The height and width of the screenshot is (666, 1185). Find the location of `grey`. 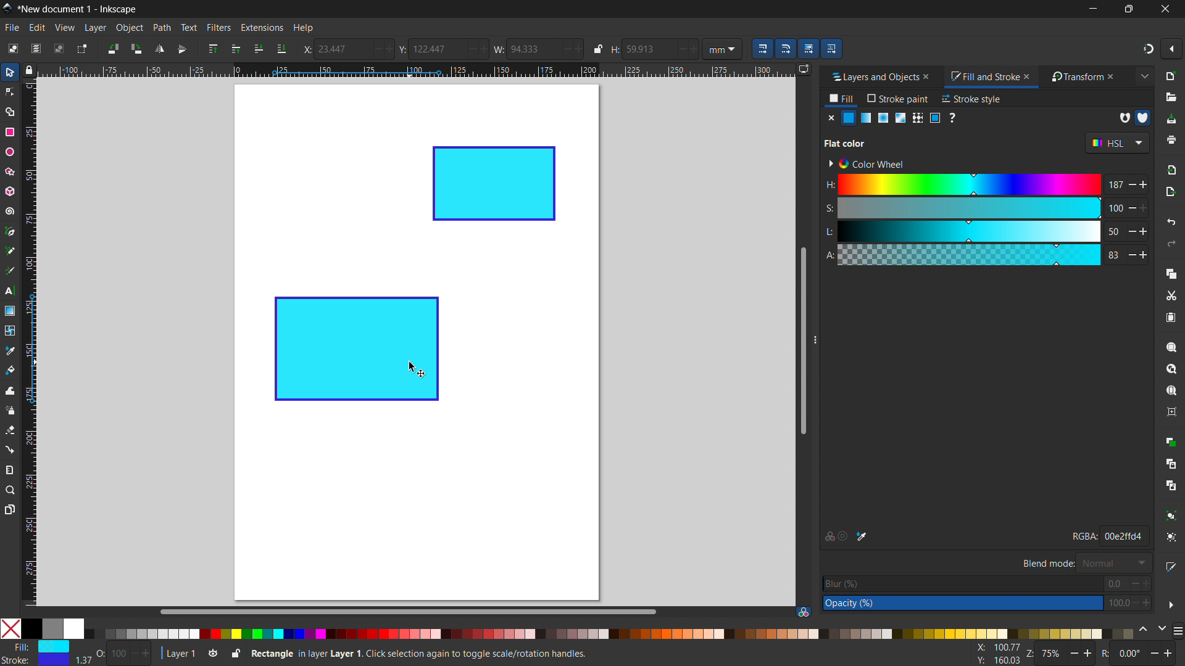

grey is located at coordinates (52, 628).